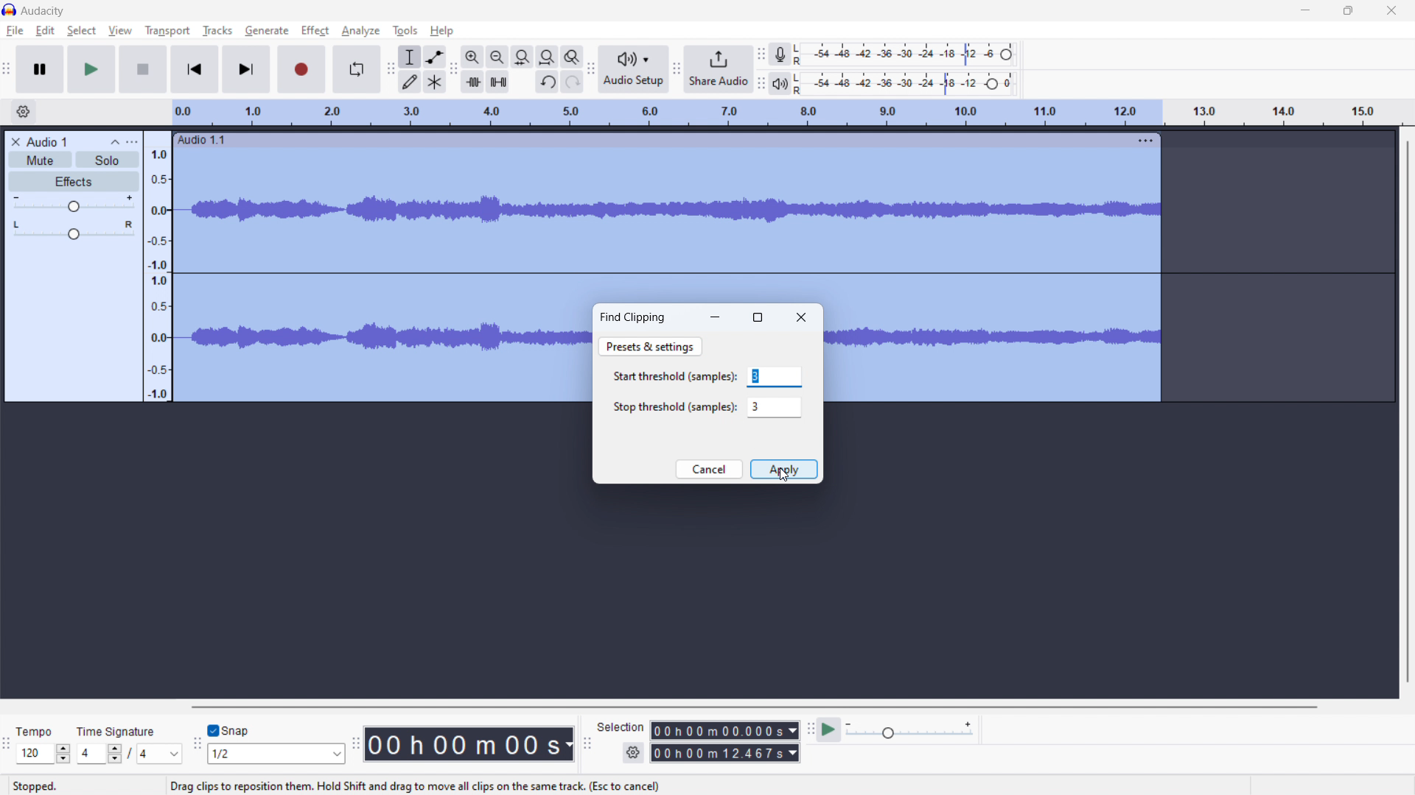  Describe the element at coordinates (82, 31) in the screenshot. I see `select` at that location.